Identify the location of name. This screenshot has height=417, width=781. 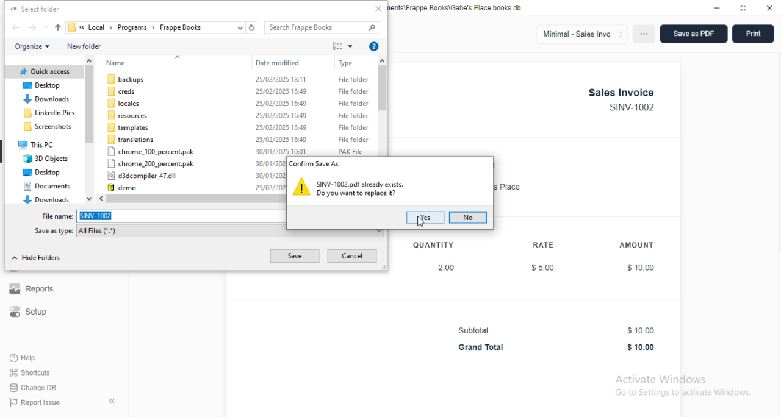
(116, 63).